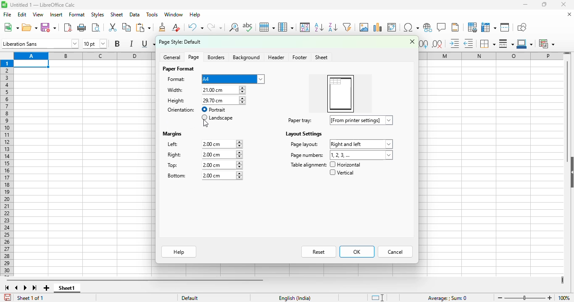 The height and width of the screenshot is (302, 574). What do you see at coordinates (179, 252) in the screenshot?
I see `help` at bounding box center [179, 252].